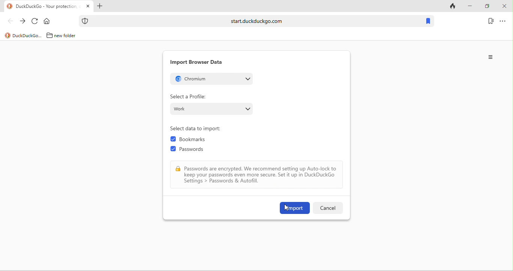 This screenshot has height=271, width=513. What do you see at coordinates (48, 7) in the screenshot?
I see `DuckDuckGo - Your protection` at bounding box center [48, 7].